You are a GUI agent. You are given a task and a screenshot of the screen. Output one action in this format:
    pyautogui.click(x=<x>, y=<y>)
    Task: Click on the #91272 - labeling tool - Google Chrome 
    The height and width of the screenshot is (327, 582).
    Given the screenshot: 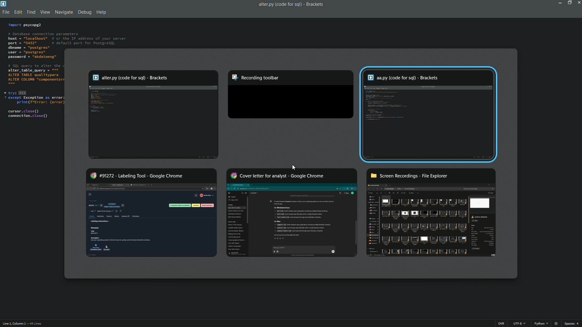 What is the action you would take?
    pyautogui.click(x=152, y=213)
    